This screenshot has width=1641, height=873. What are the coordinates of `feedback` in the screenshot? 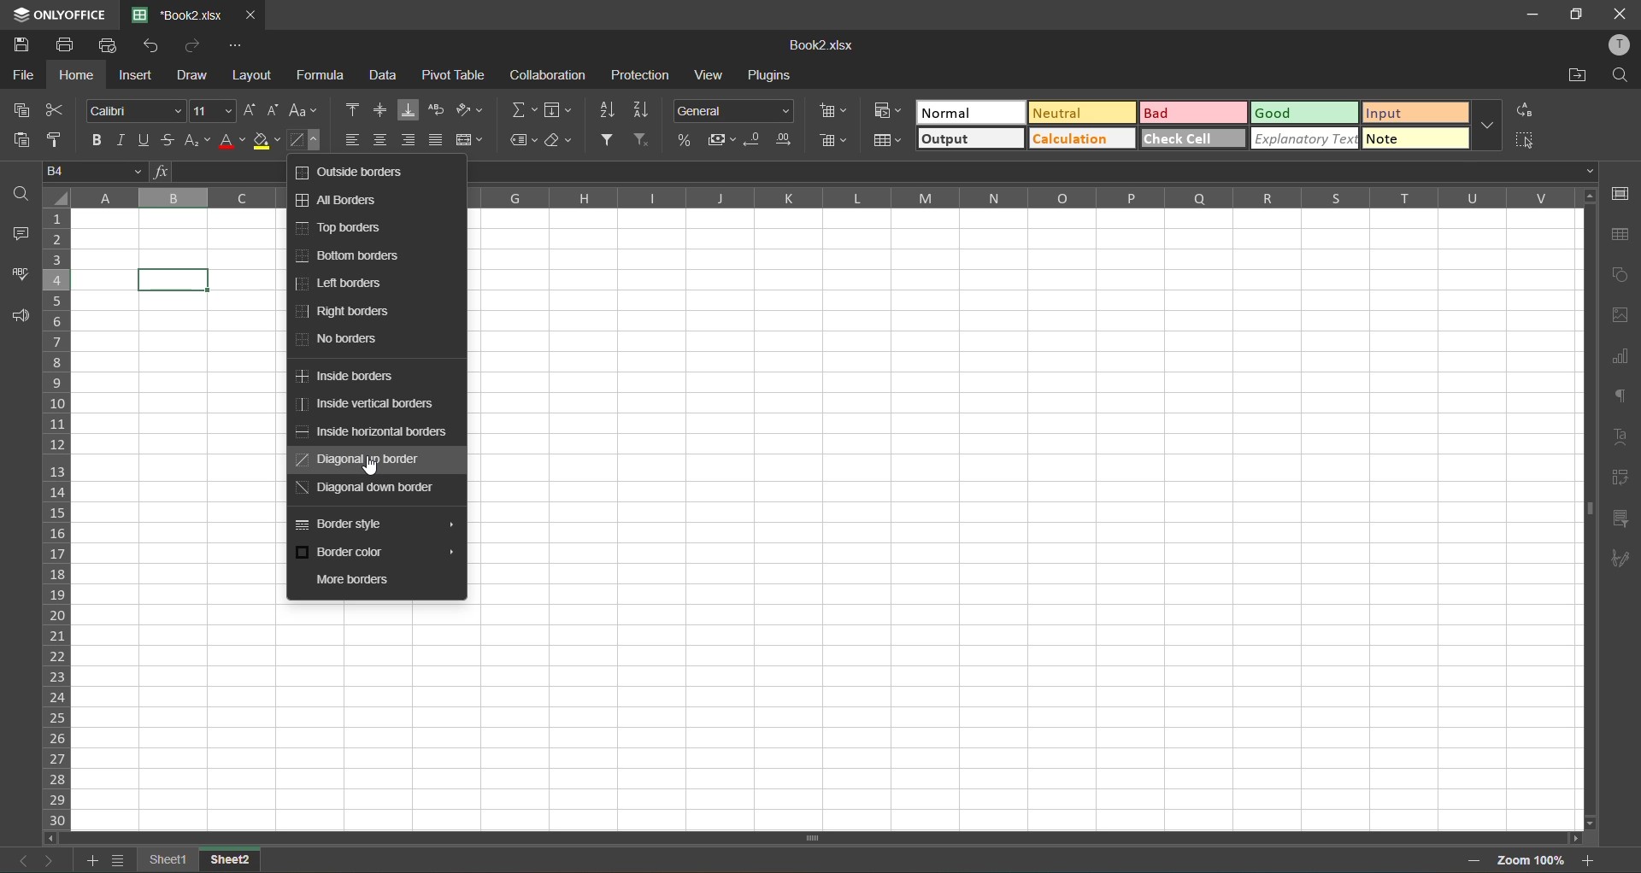 It's located at (15, 317).